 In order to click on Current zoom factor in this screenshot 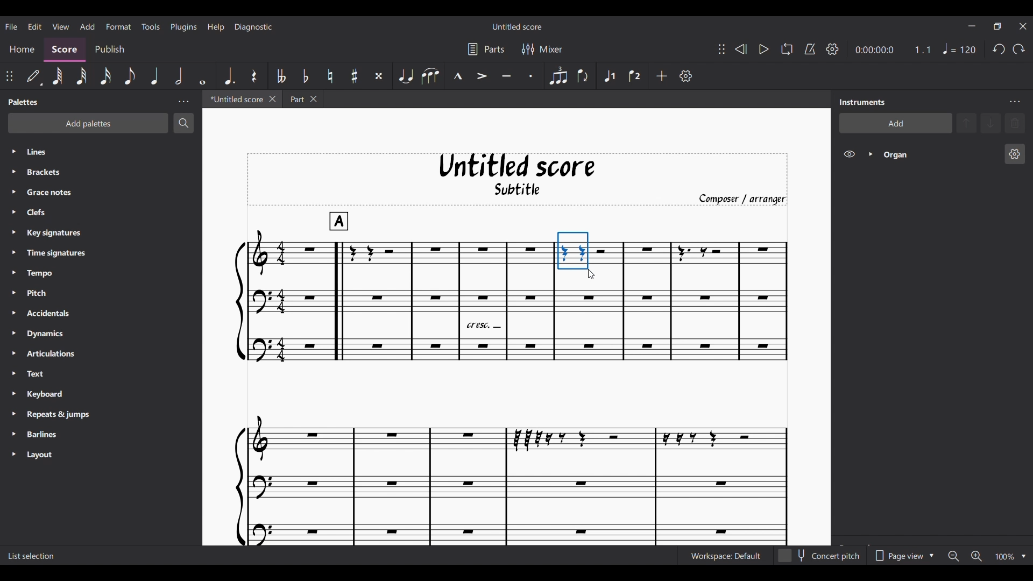, I will do `click(1005, 557)`.